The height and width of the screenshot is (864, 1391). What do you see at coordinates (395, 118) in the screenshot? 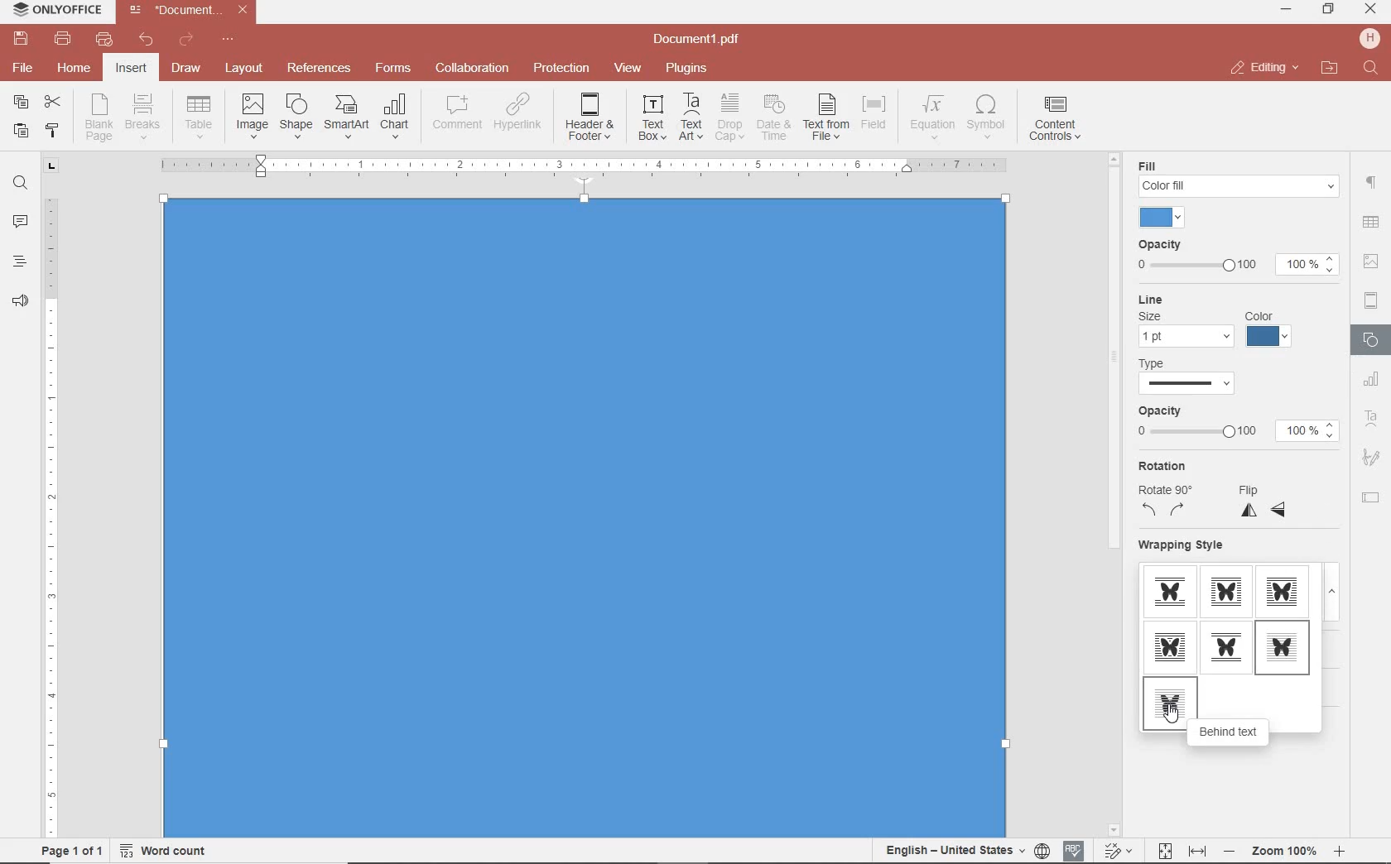
I see `INSERT CHAT` at bounding box center [395, 118].